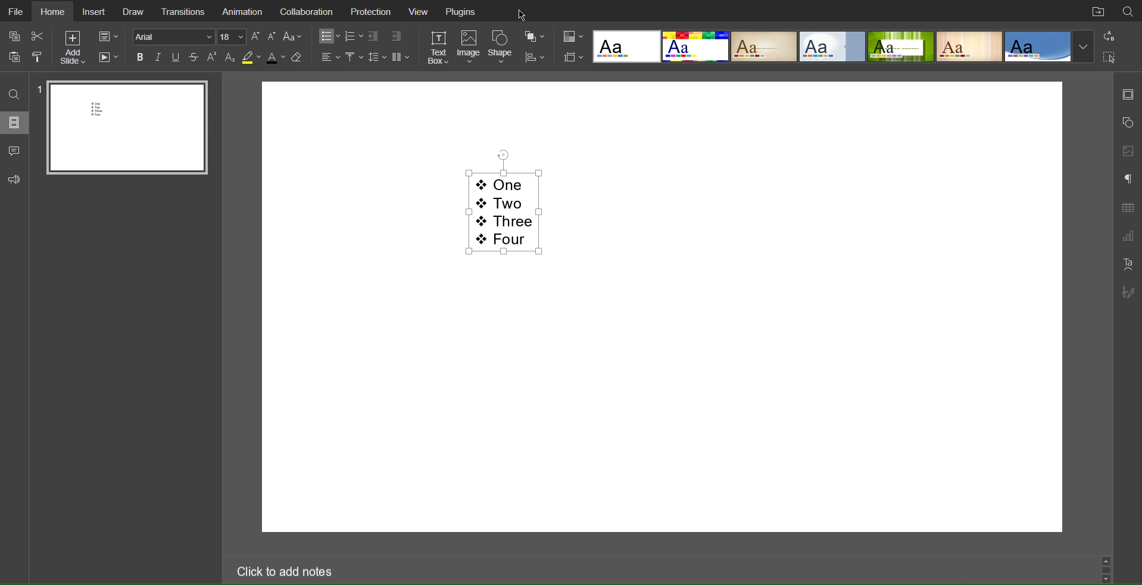 The width and height of the screenshot is (1142, 585). I want to click on Search, so click(14, 93).